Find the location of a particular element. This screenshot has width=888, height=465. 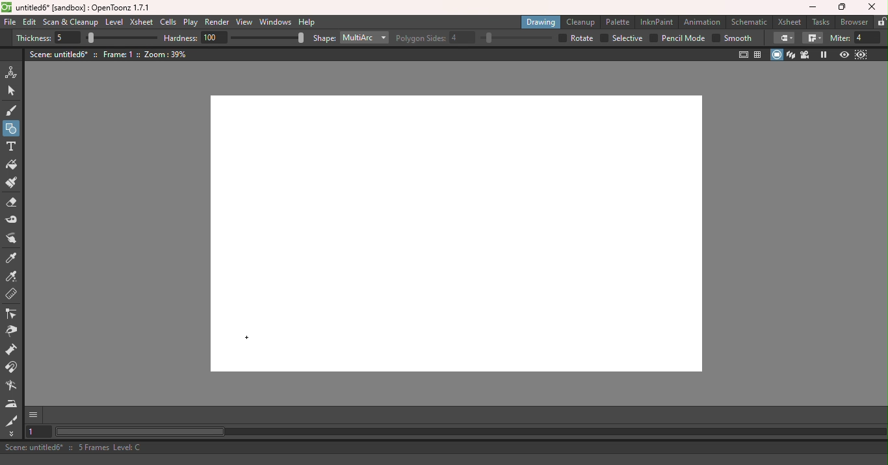

Render is located at coordinates (218, 23).